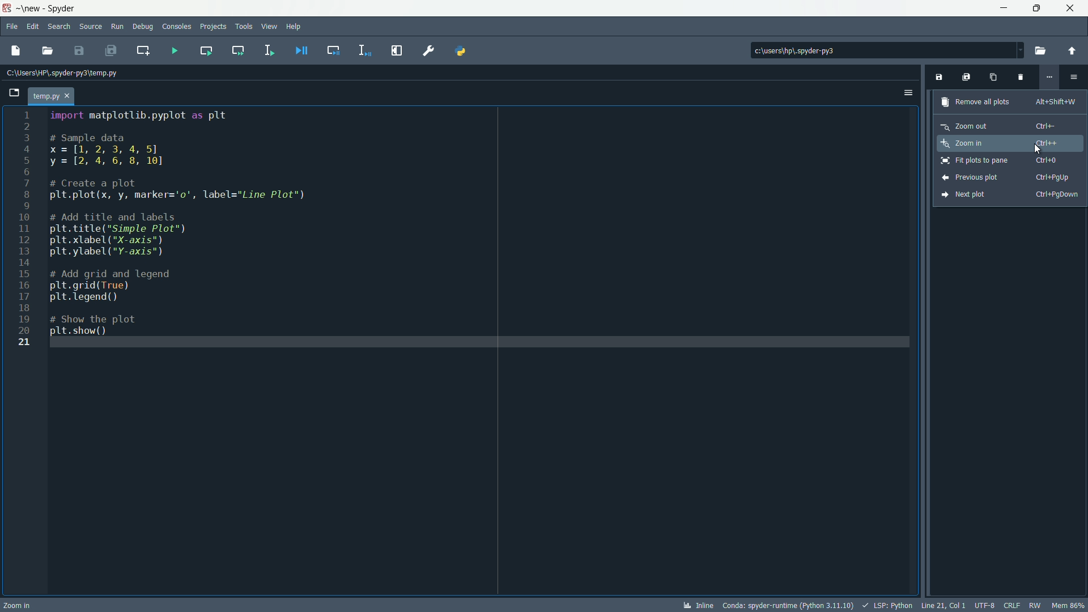 The width and height of the screenshot is (1088, 612). I want to click on create new cell at the current line, so click(144, 49).